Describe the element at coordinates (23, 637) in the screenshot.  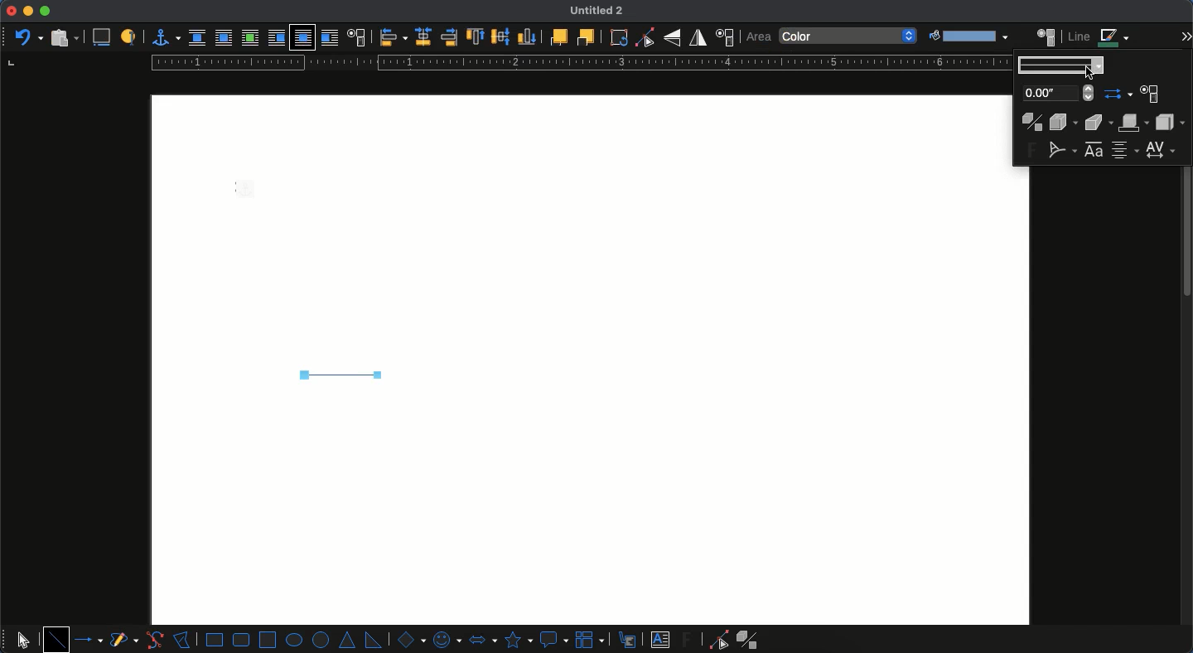
I see `select` at that location.